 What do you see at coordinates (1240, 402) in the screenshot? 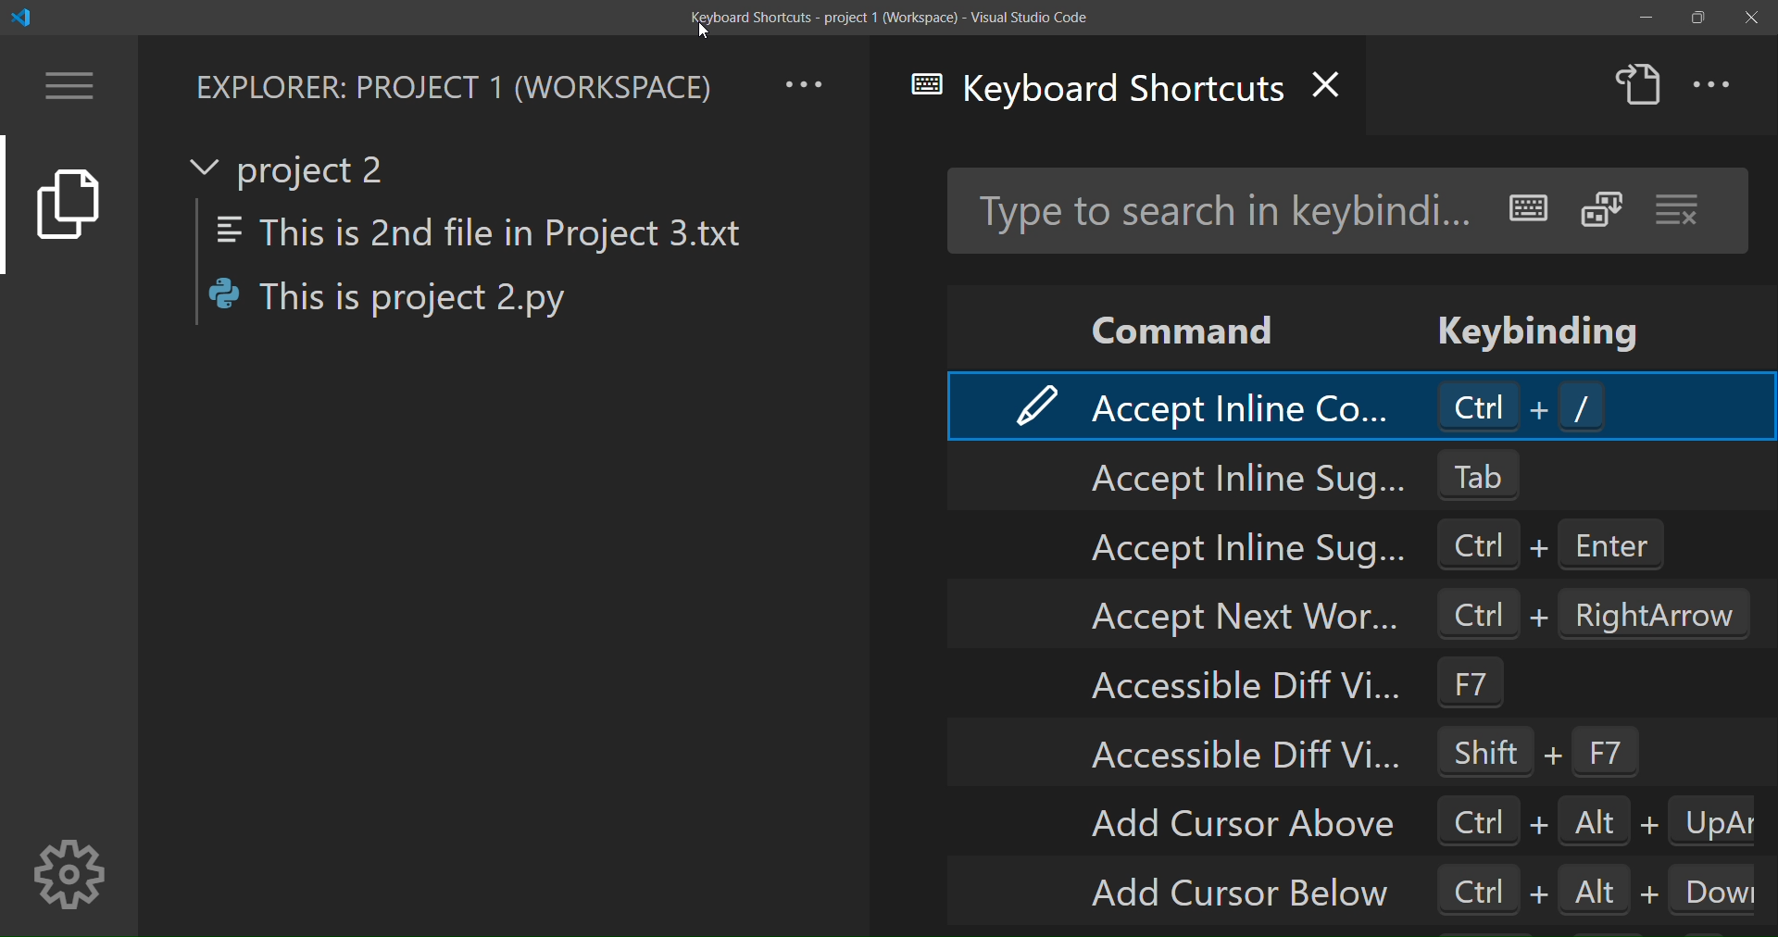
I see `accept inline co...` at bounding box center [1240, 402].